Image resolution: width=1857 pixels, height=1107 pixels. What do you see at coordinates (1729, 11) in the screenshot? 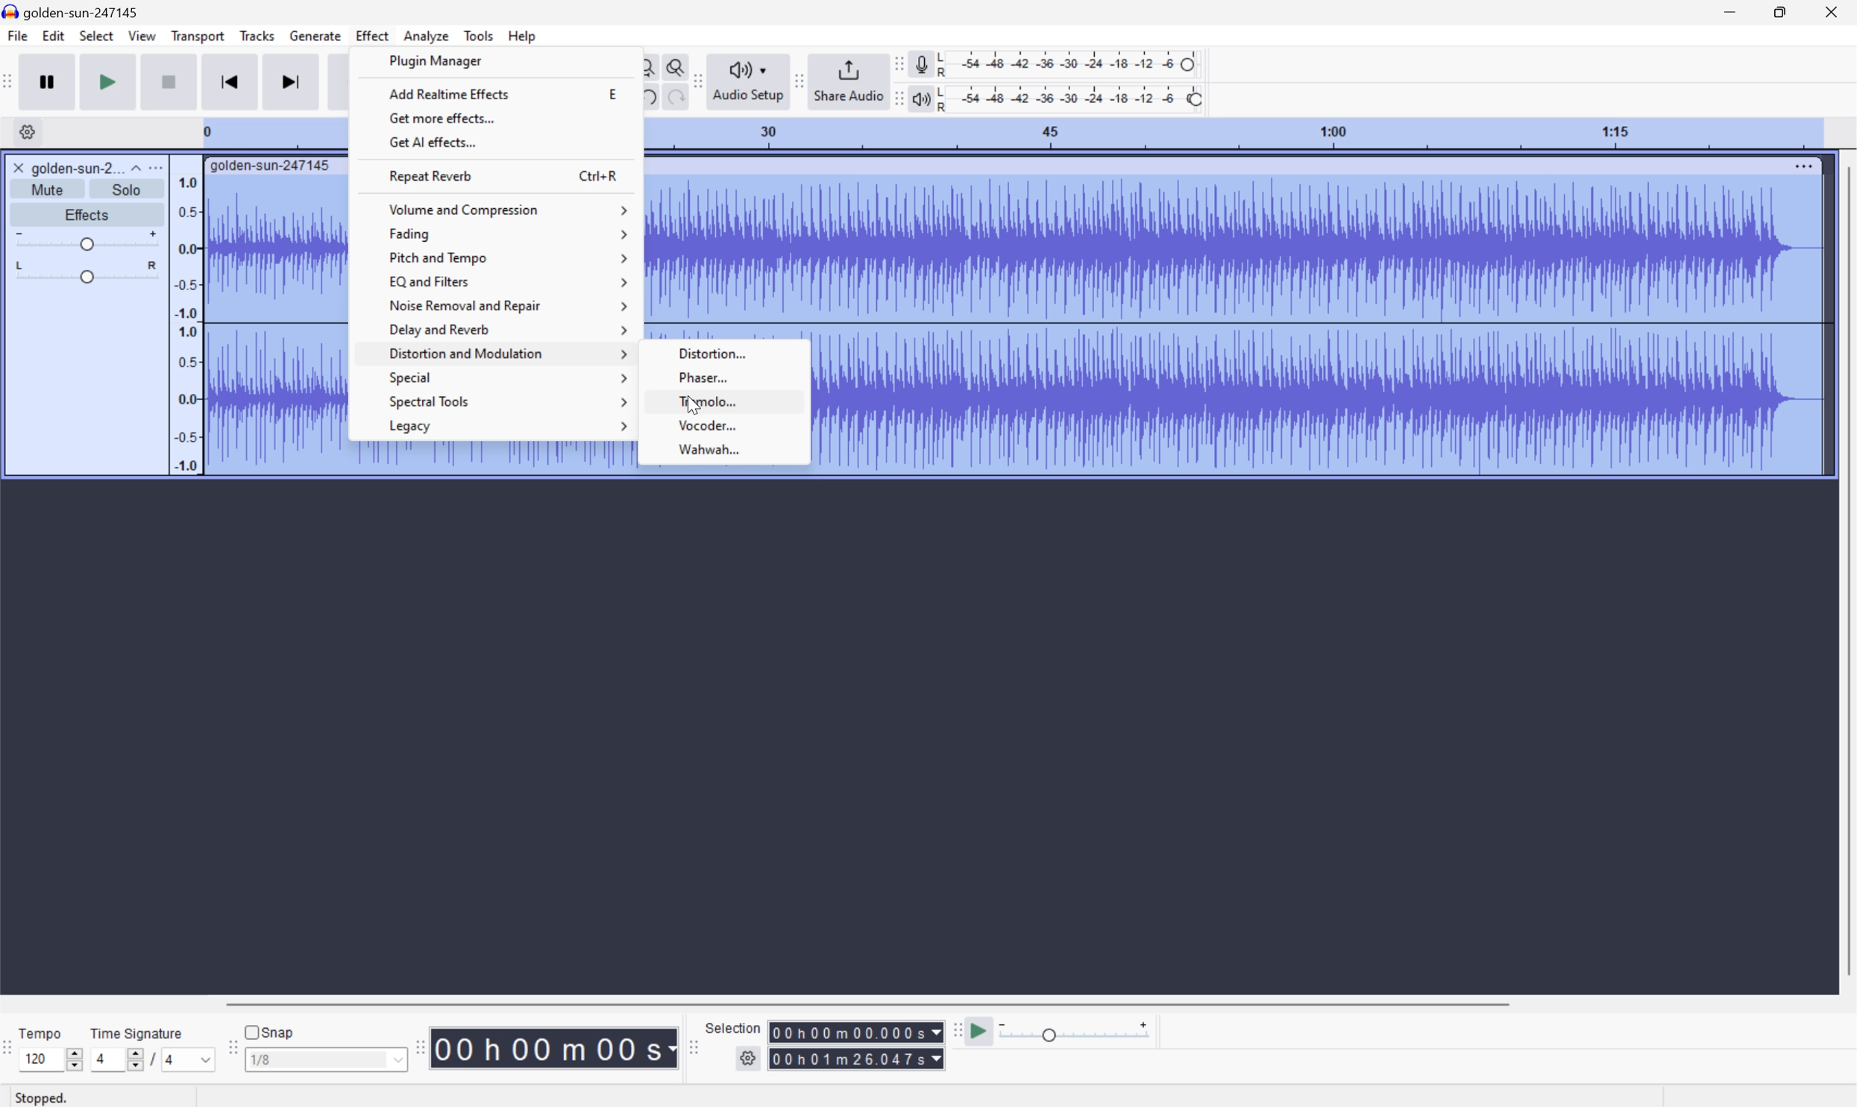
I see `Minimize` at bounding box center [1729, 11].